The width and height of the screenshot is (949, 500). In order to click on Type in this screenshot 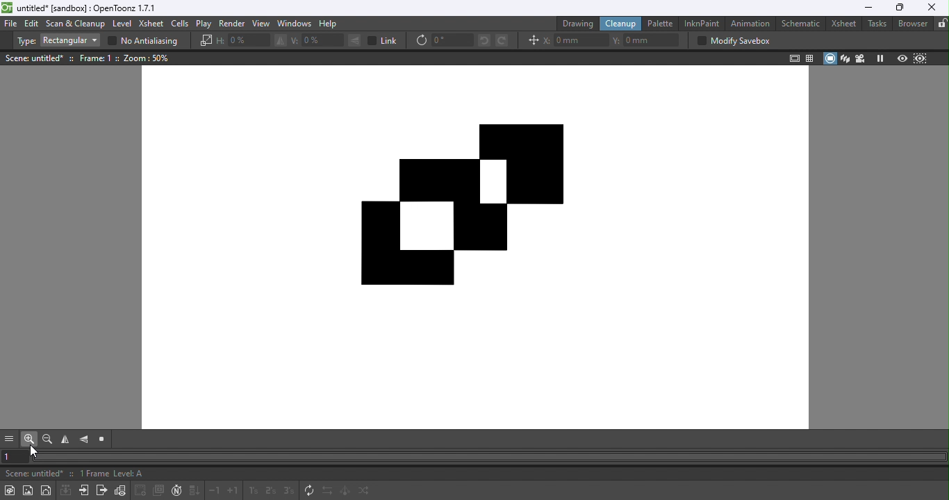, I will do `click(56, 41)`.